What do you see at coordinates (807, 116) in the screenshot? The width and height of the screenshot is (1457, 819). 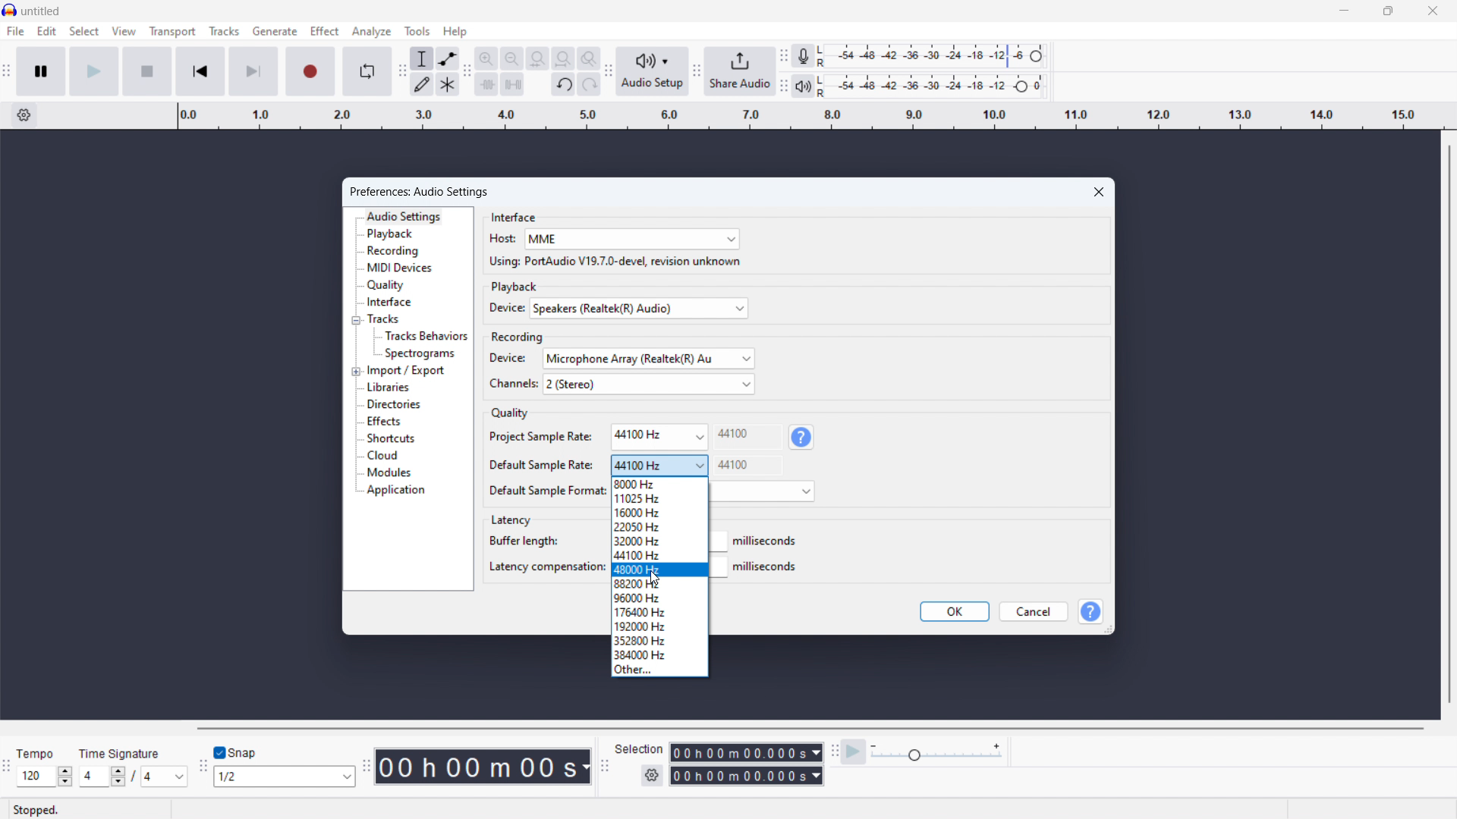 I see `timeline` at bounding box center [807, 116].